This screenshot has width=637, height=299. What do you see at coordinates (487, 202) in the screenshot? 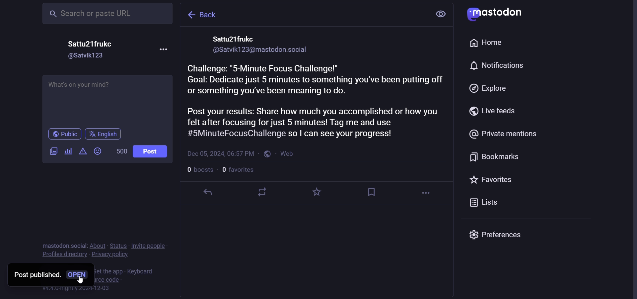
I see `list` at bounding box center [487, 202].